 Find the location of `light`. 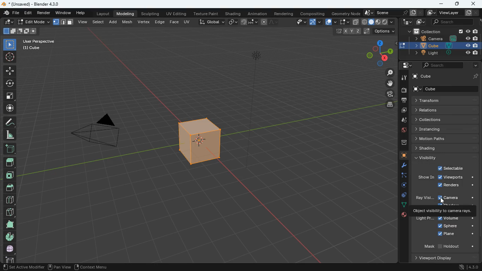

light is located at coordinates (265, 94).